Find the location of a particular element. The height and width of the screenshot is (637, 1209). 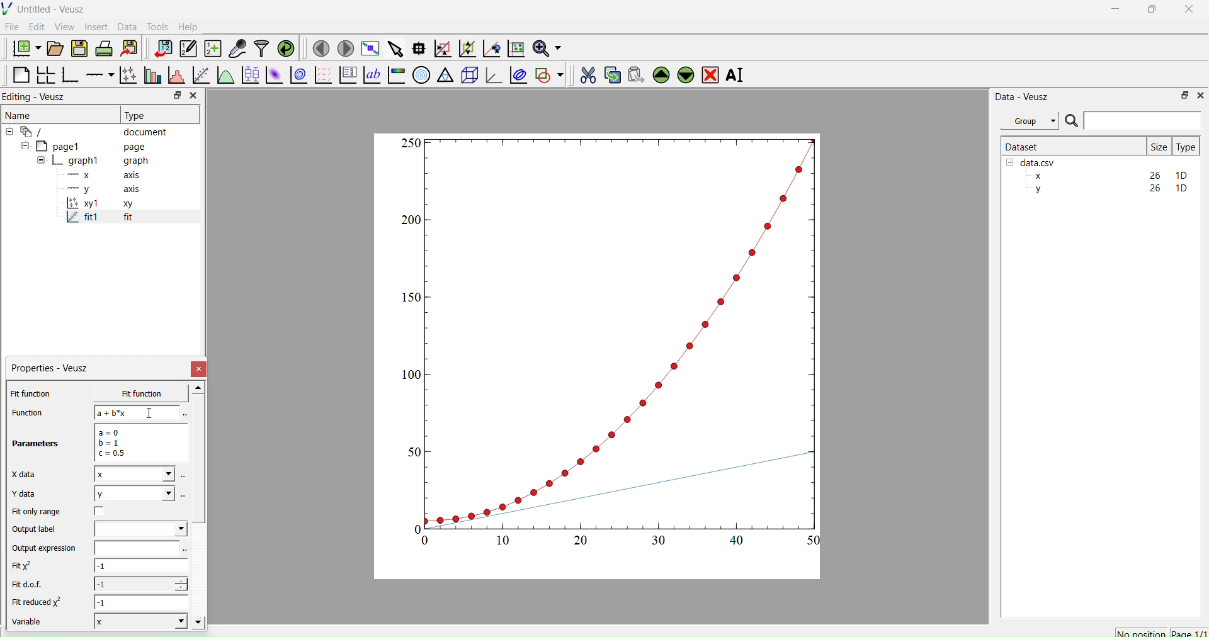

Type is located at coordinates (137, 115).